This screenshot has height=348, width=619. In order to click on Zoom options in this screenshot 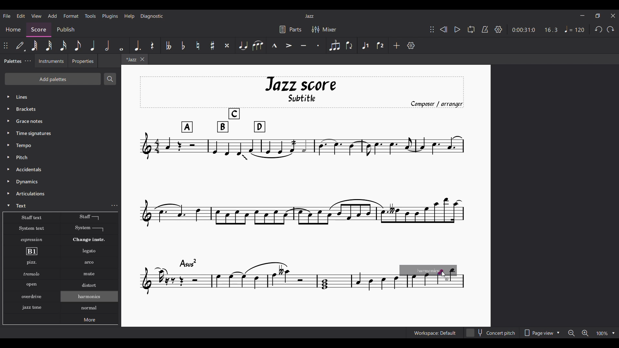, I will do `click(591, 333)`.